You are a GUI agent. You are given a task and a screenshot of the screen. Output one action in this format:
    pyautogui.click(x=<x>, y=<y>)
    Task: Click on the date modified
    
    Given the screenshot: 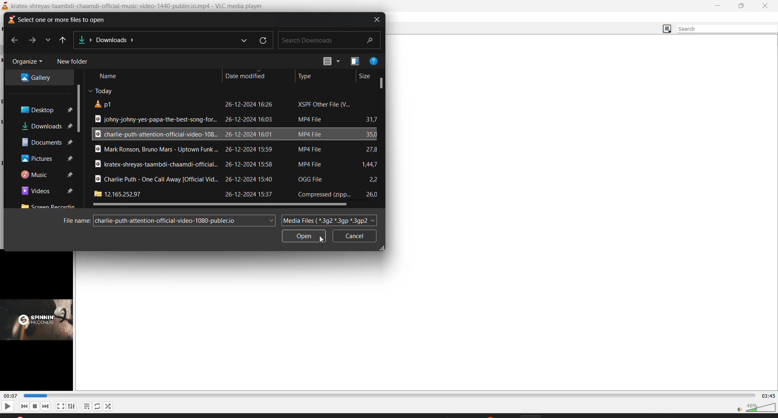 What is the action you would take?
    pyautogui.click(x=250, y=179)
    